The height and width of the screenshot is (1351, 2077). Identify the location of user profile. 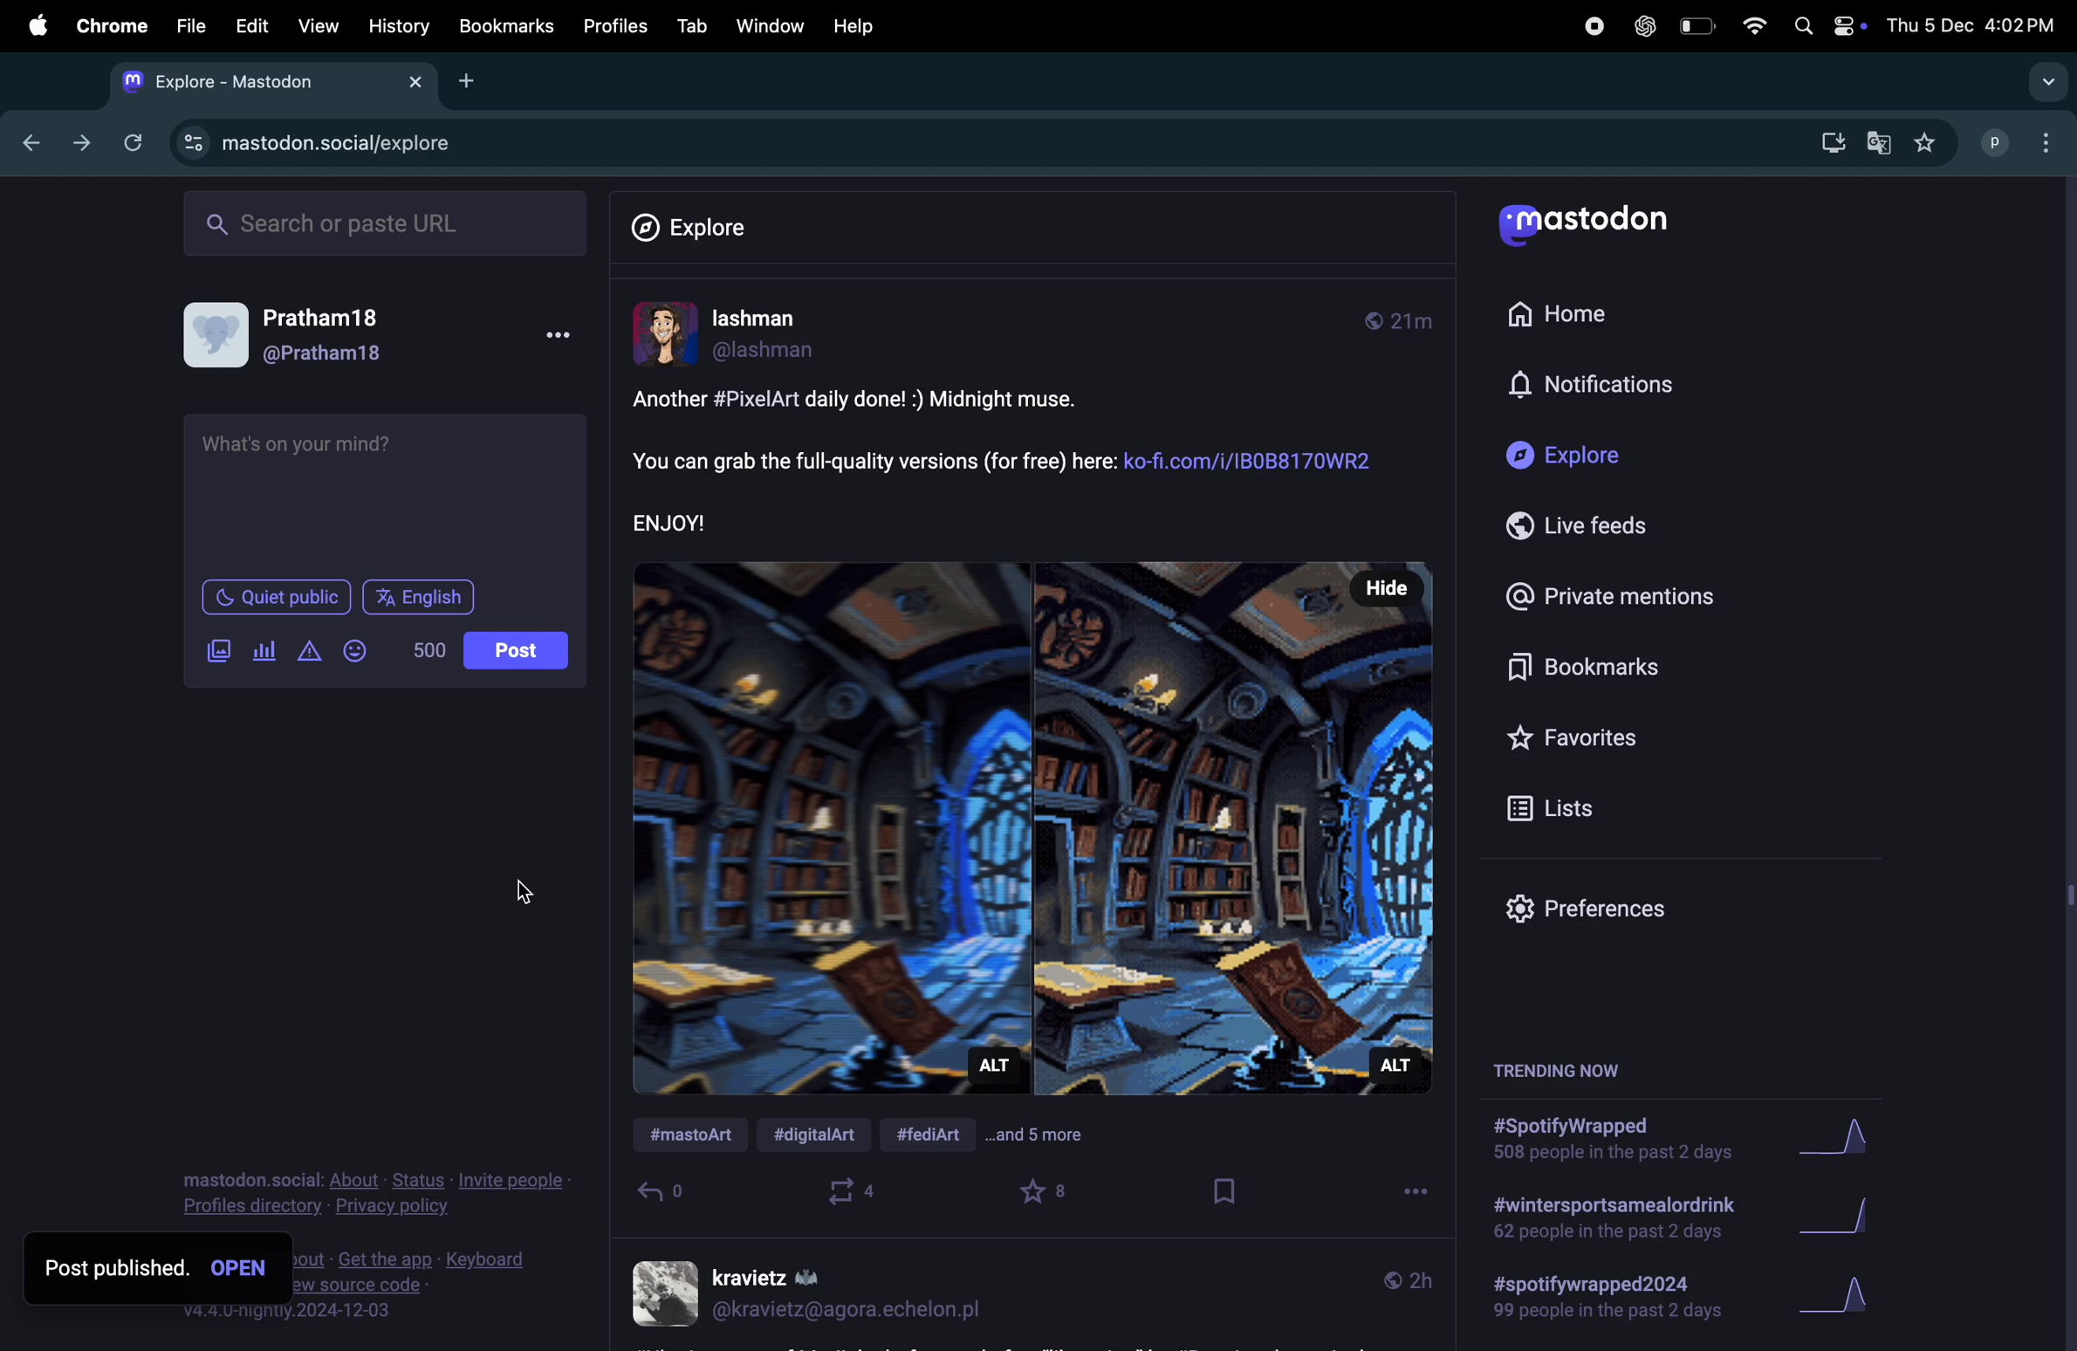
(812, 1294).